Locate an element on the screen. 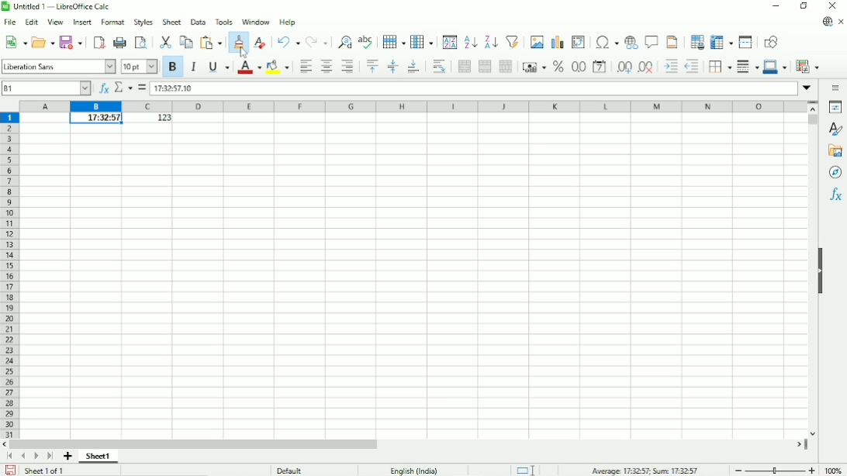  New is located at coordinates (16, 43).